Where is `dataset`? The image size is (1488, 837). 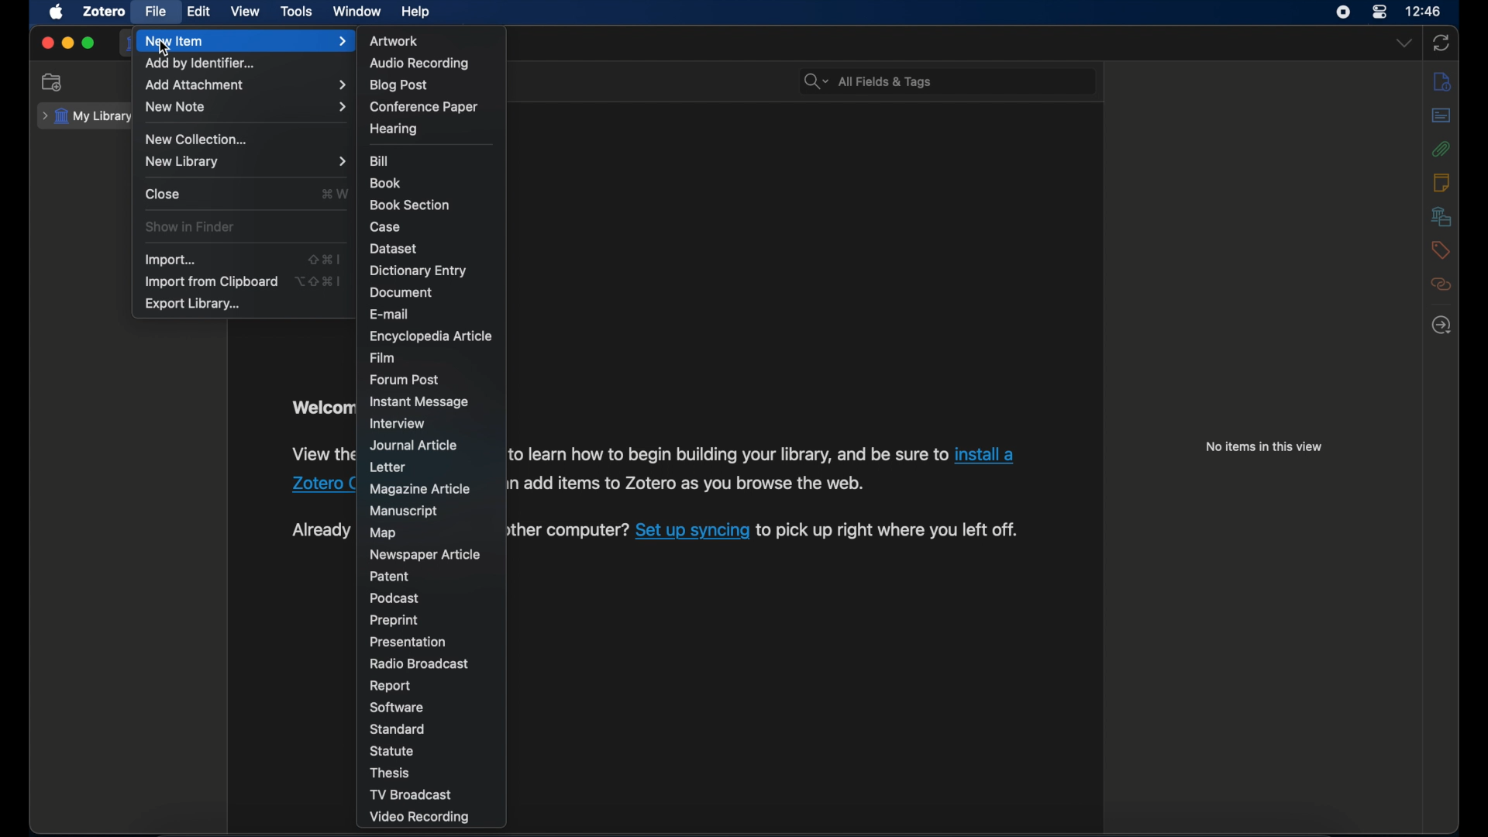 dataset is located at coordinates (394, 248).